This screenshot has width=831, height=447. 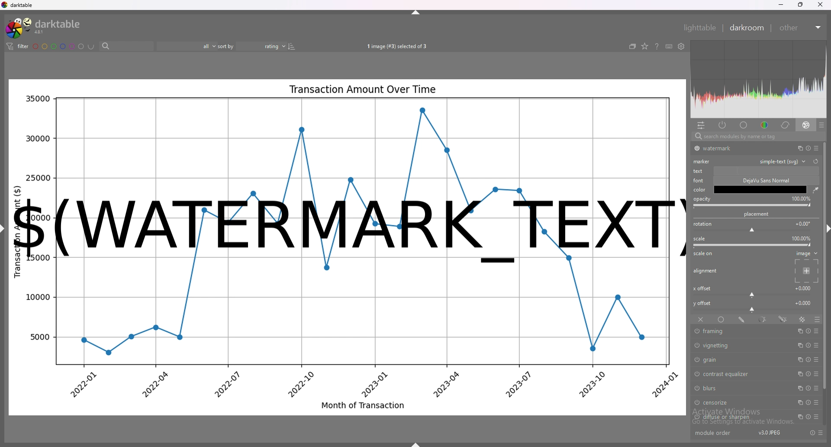 I want to click on active modules, so click(x=723, y=126).